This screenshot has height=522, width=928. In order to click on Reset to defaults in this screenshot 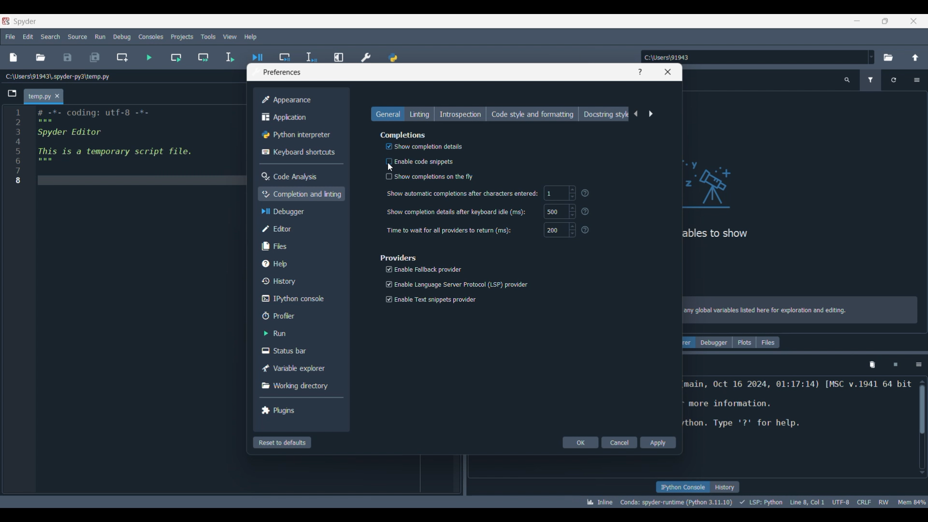, I will do `click(282, 442)`.